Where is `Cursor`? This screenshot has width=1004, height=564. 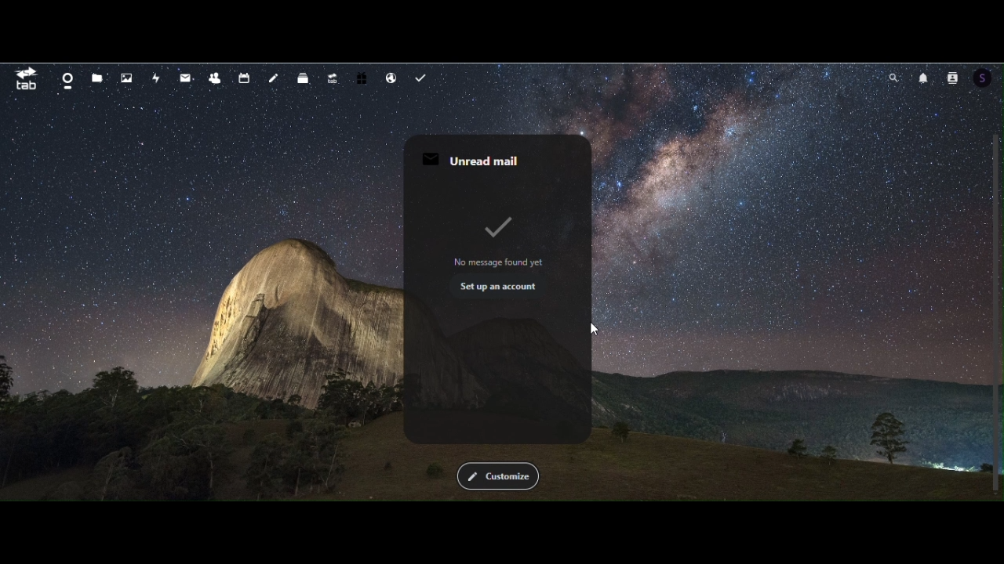 Cursor is located at coordinates (598, 329).